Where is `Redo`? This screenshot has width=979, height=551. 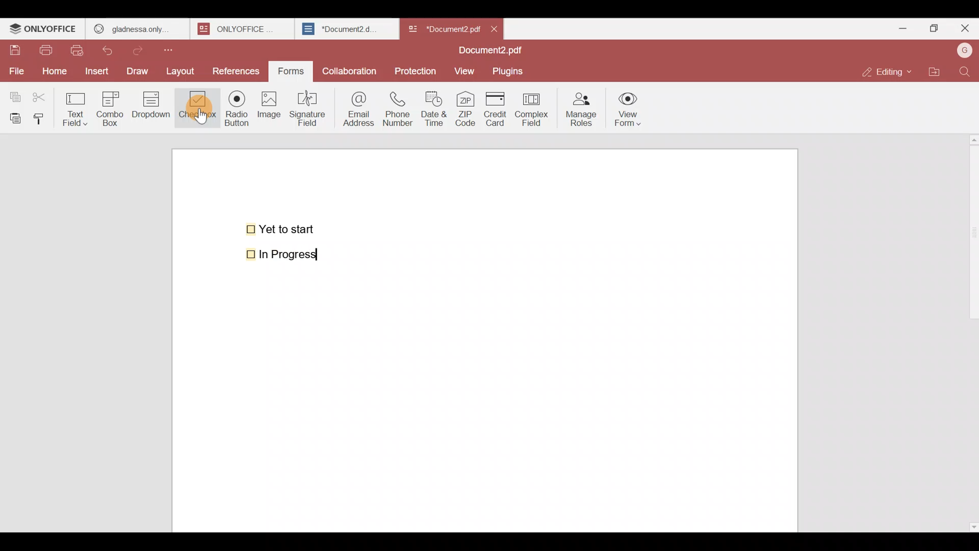
Redo is located at coordinates (143, 48).